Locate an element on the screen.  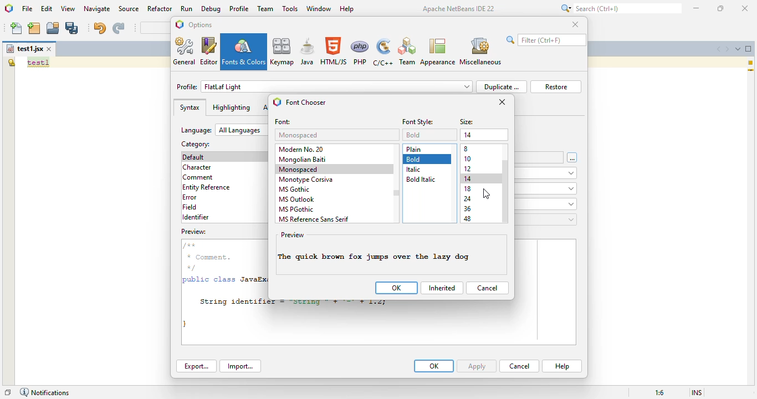
tools is located at coordinates (290, 9).